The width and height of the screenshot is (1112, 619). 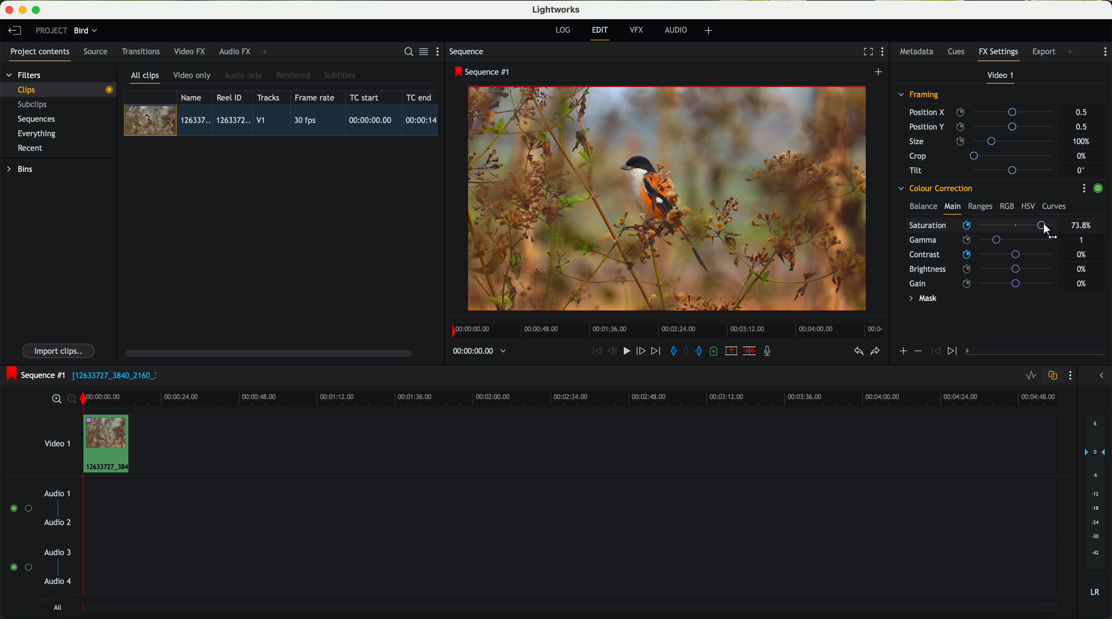 What do you see at coordinates (562, 30) in the screenshot?
I see `log` at bounding box center [562, 30].